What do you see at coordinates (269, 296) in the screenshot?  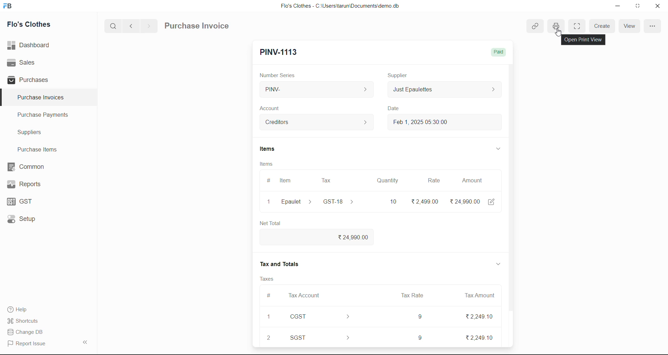 I see `#` at bounding box center [269, 296].